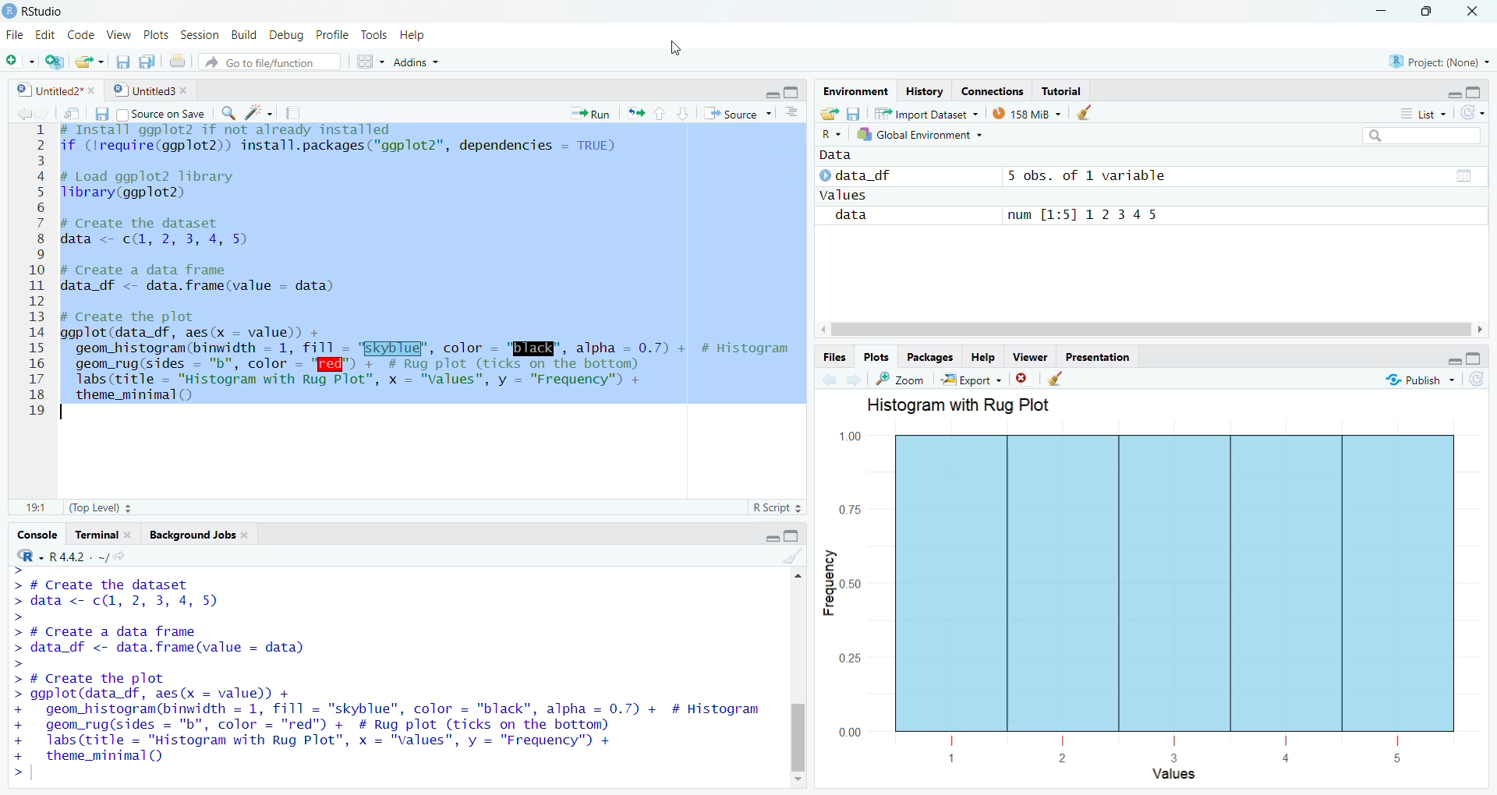 This screenshot has width=1497, height=795. Describe the element at coordinates (73, 113) in the screenshot. I see `` at that location.